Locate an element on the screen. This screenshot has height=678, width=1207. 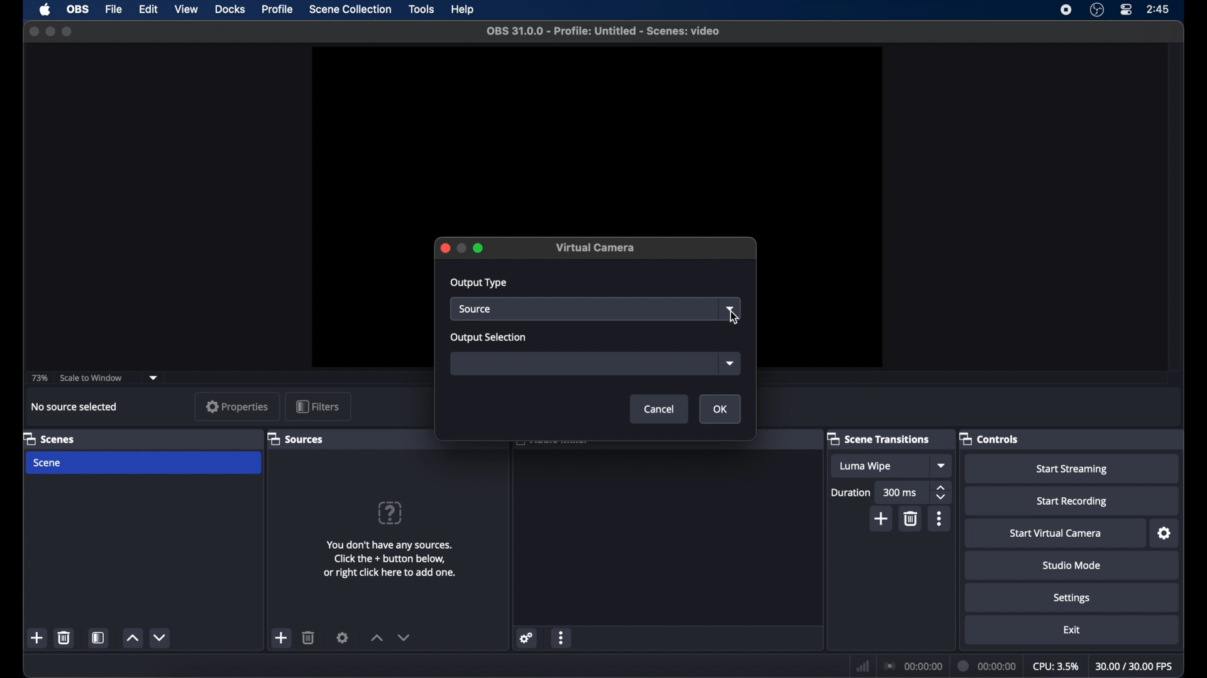
Input box is located at coordinates (579, 363).